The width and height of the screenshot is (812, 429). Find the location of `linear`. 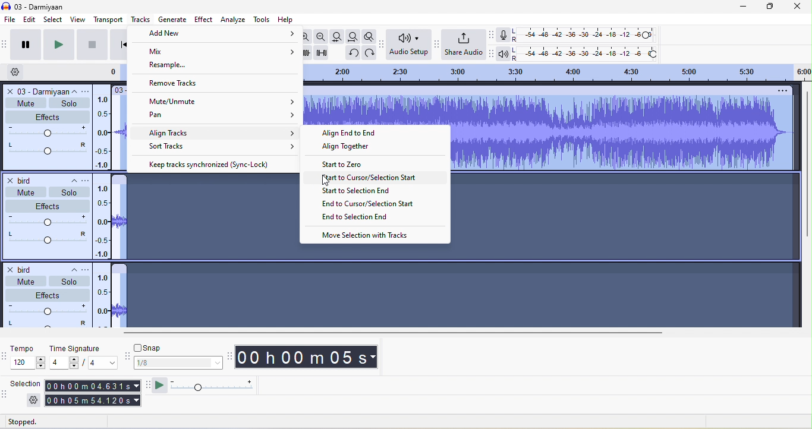

linear is located at coordinates (103, 128).